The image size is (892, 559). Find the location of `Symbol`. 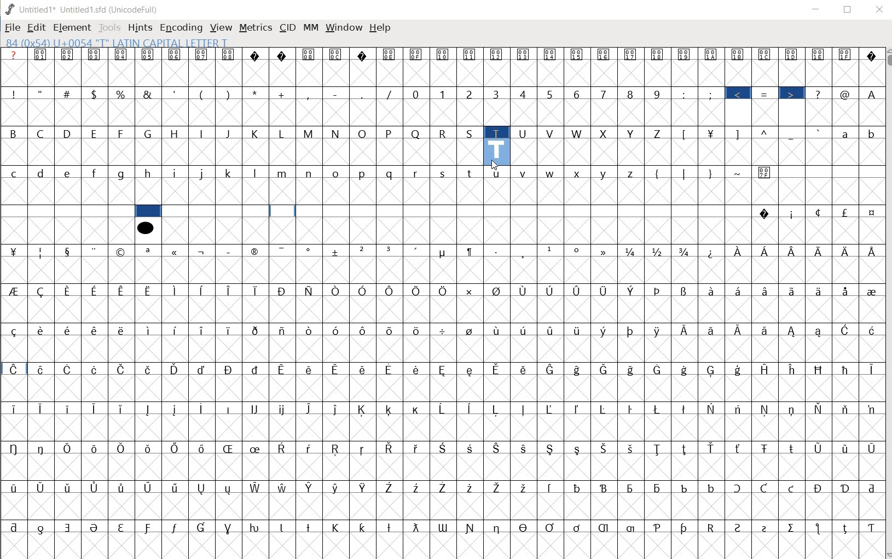

Symbol is located at coordinates (42, 447).